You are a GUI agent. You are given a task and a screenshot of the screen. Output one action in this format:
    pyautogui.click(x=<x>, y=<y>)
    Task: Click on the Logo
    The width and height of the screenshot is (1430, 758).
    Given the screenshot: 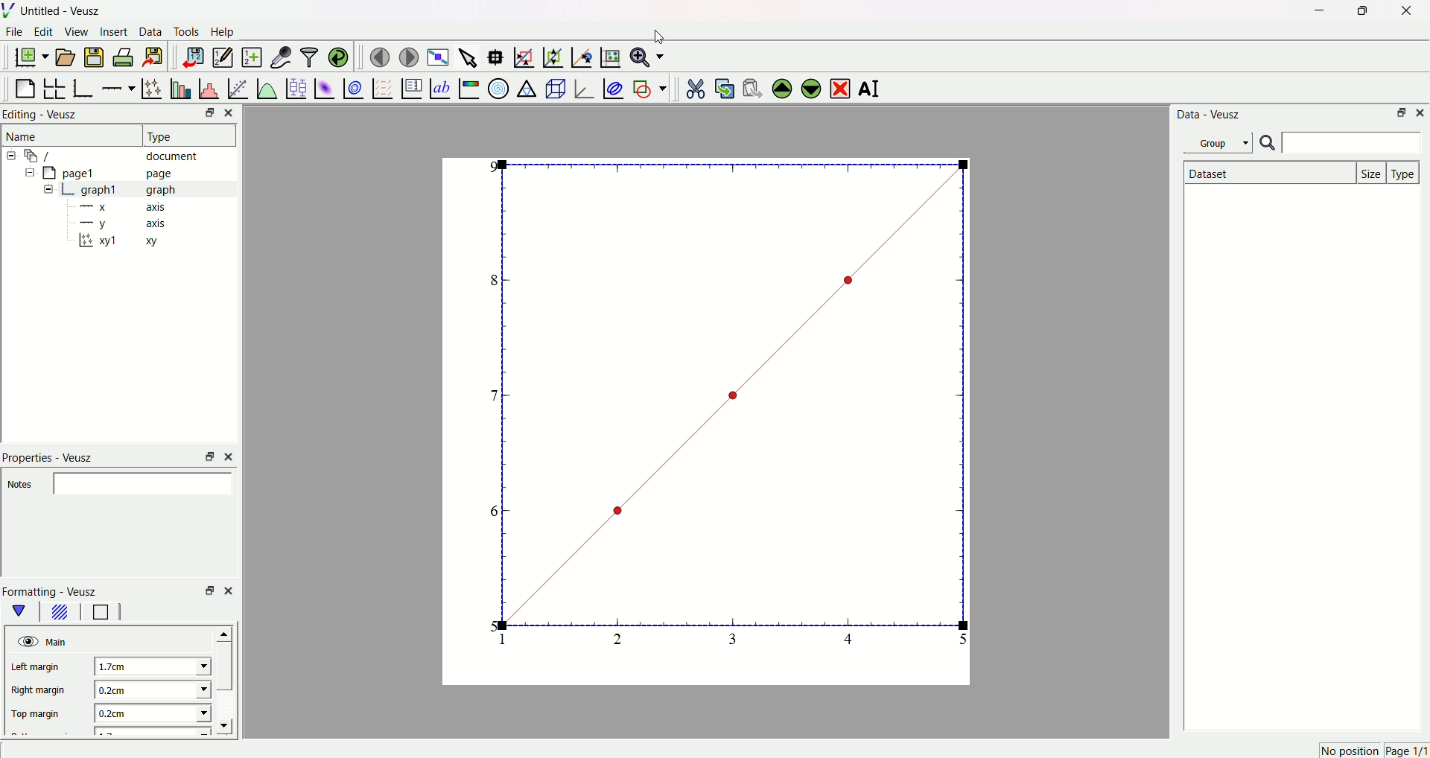 What is the action you would take?
    pyautogui.click(x=11, y=11)
    